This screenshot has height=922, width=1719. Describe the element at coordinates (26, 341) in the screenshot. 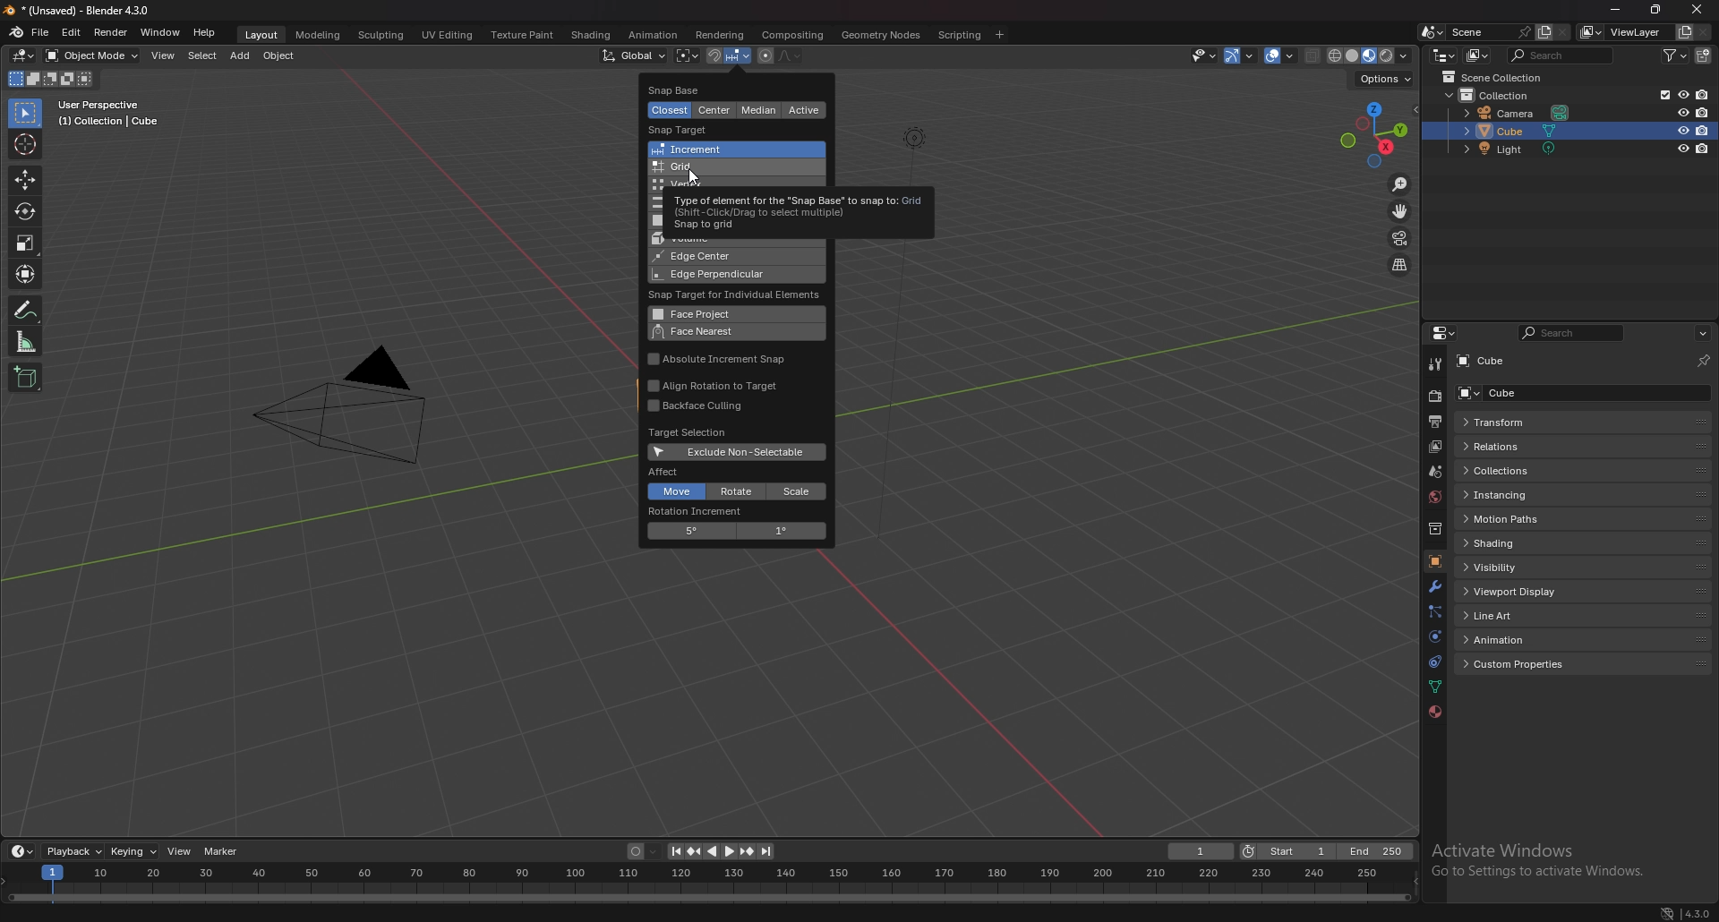

I see `measure` at that location.